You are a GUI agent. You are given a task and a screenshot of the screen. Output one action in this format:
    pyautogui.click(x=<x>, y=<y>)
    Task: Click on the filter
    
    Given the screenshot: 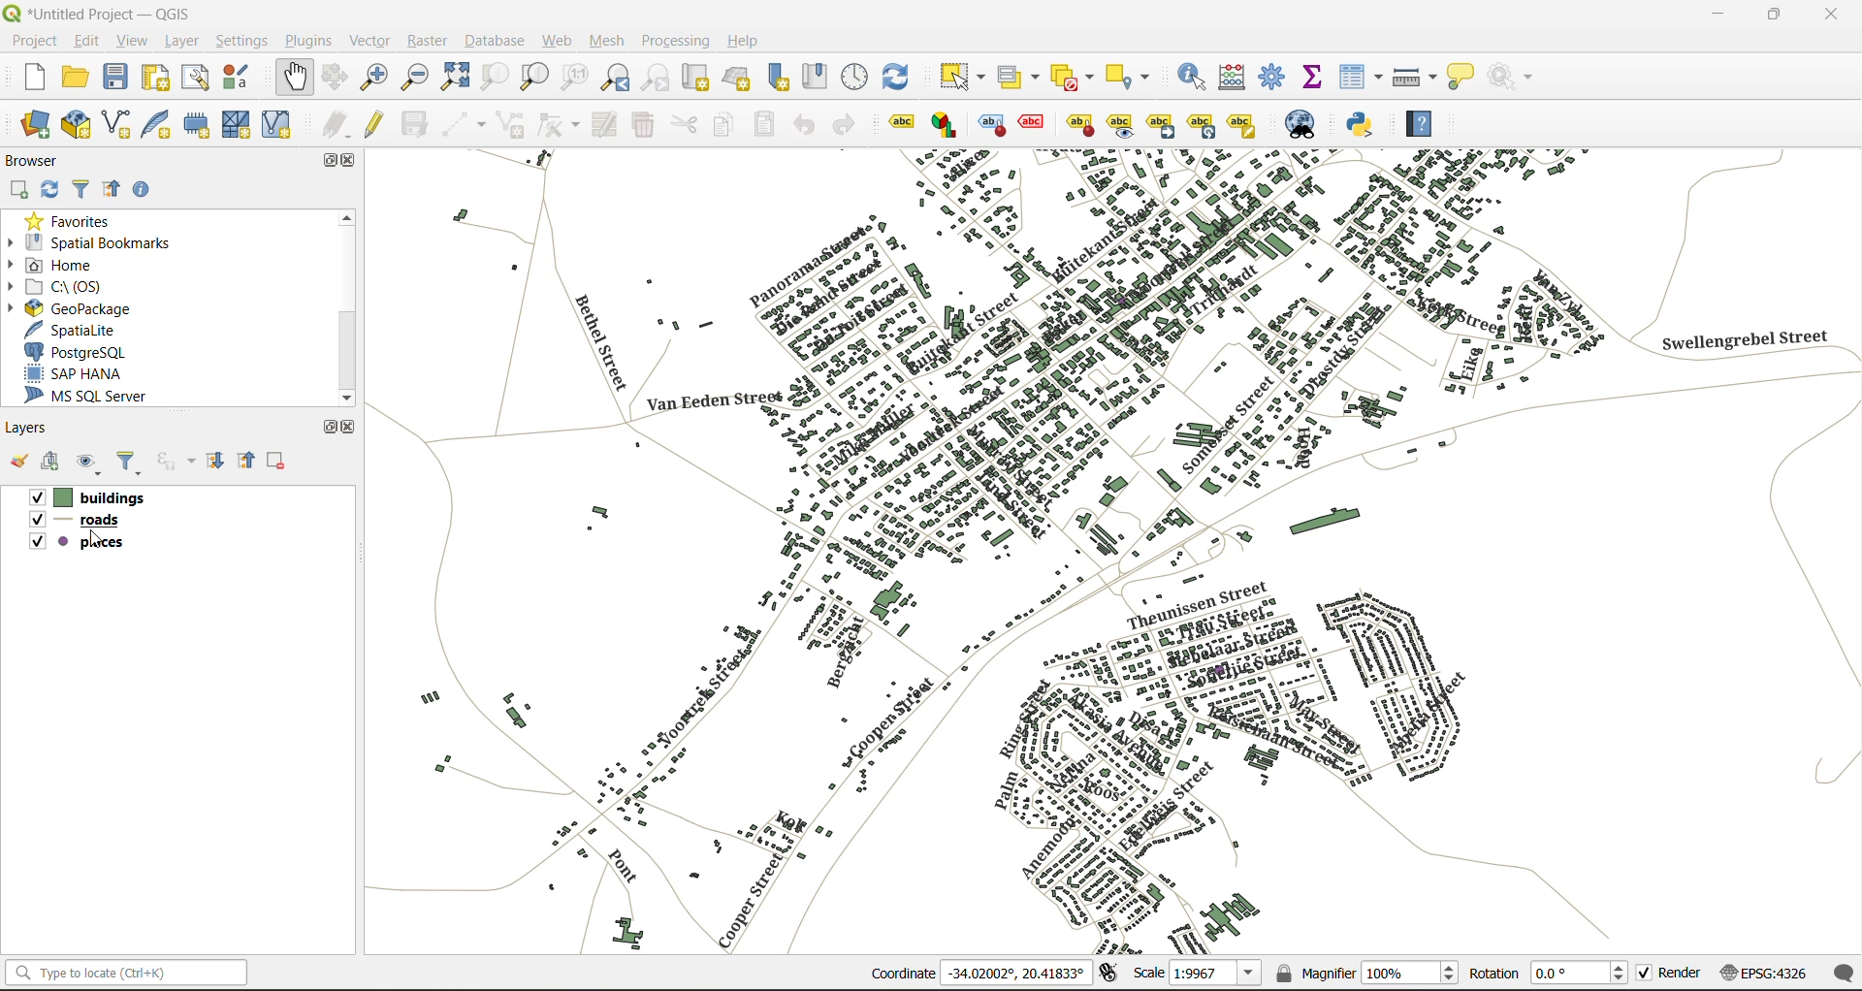 What is the action you would take?
    pyautogui.click(x=81, y=190)
    